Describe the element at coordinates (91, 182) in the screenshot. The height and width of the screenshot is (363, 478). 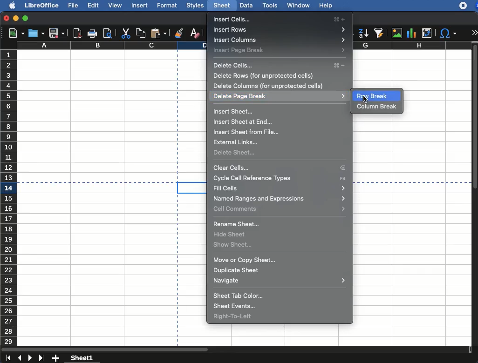
I see `page break` at that location.